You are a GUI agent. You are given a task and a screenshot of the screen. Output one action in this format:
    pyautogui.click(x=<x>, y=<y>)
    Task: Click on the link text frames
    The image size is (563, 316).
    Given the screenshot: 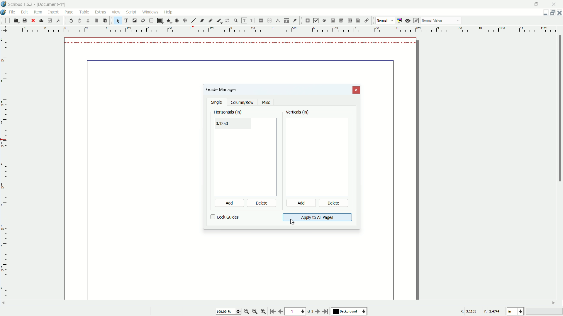 What is the action you would take?
    pyautogui.click(x=261, y=20)
    